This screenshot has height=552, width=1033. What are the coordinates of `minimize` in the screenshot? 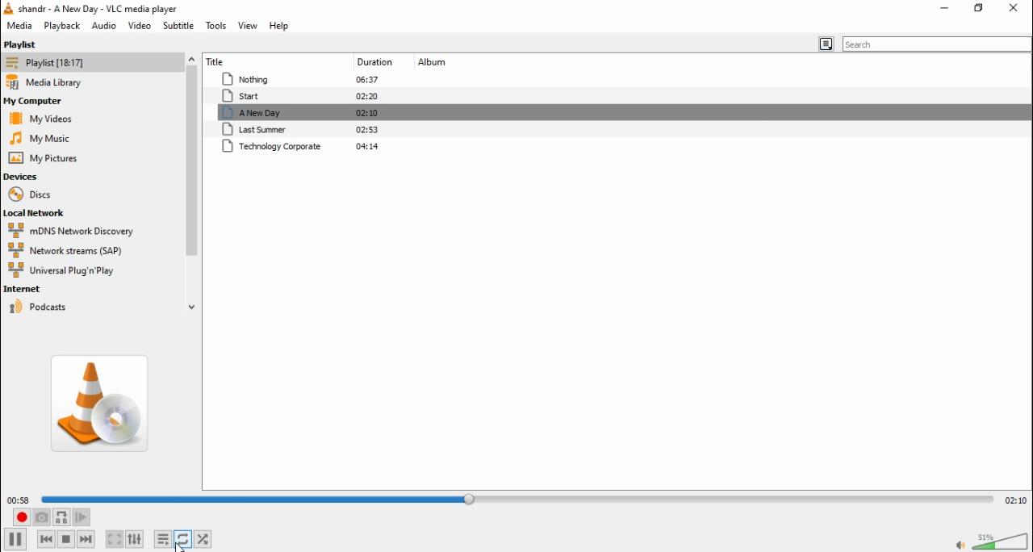 It's located at (946, 7).